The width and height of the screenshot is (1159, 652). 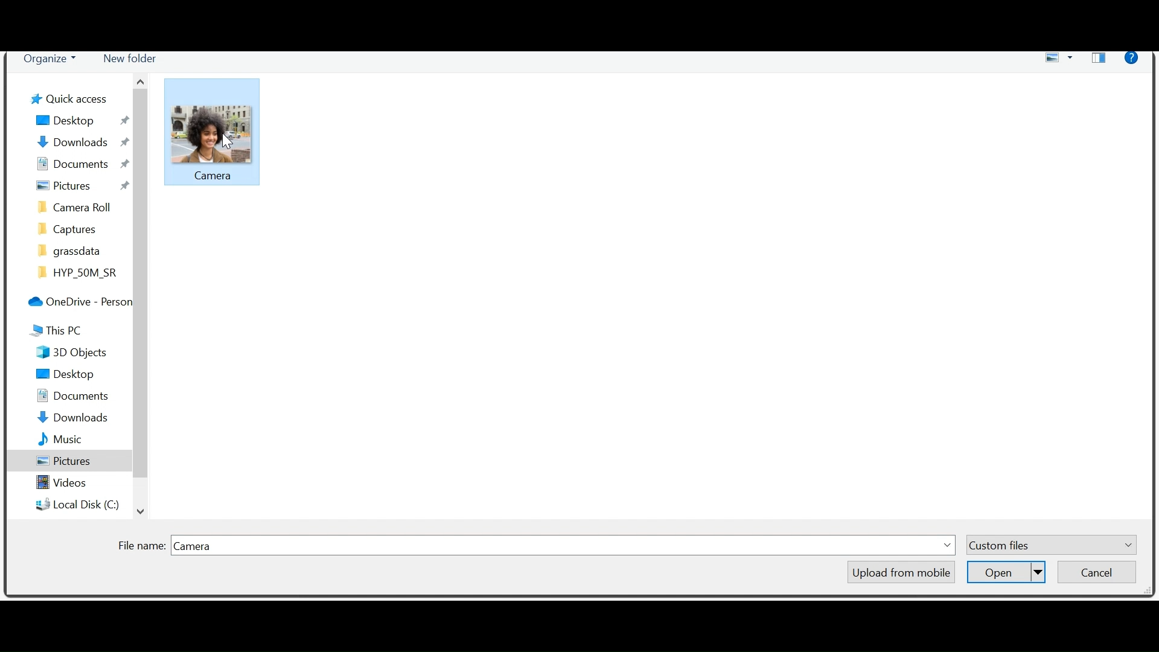 What do you see at coordinates (75, 353) in the screenshot?
I see `3D Objects` at bounding box center [75, 353].